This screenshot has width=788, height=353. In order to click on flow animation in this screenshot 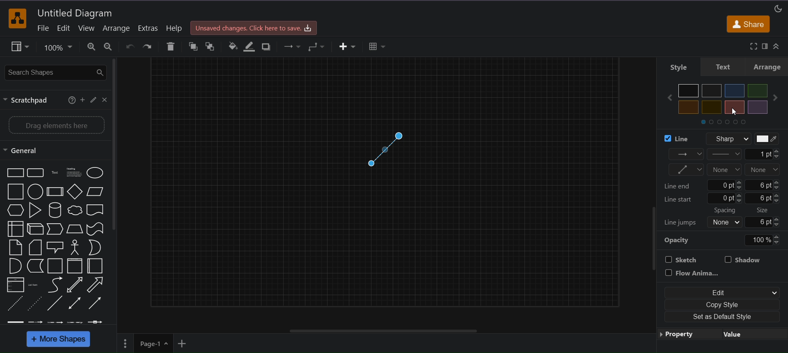, I will do `click(693, 273)`.